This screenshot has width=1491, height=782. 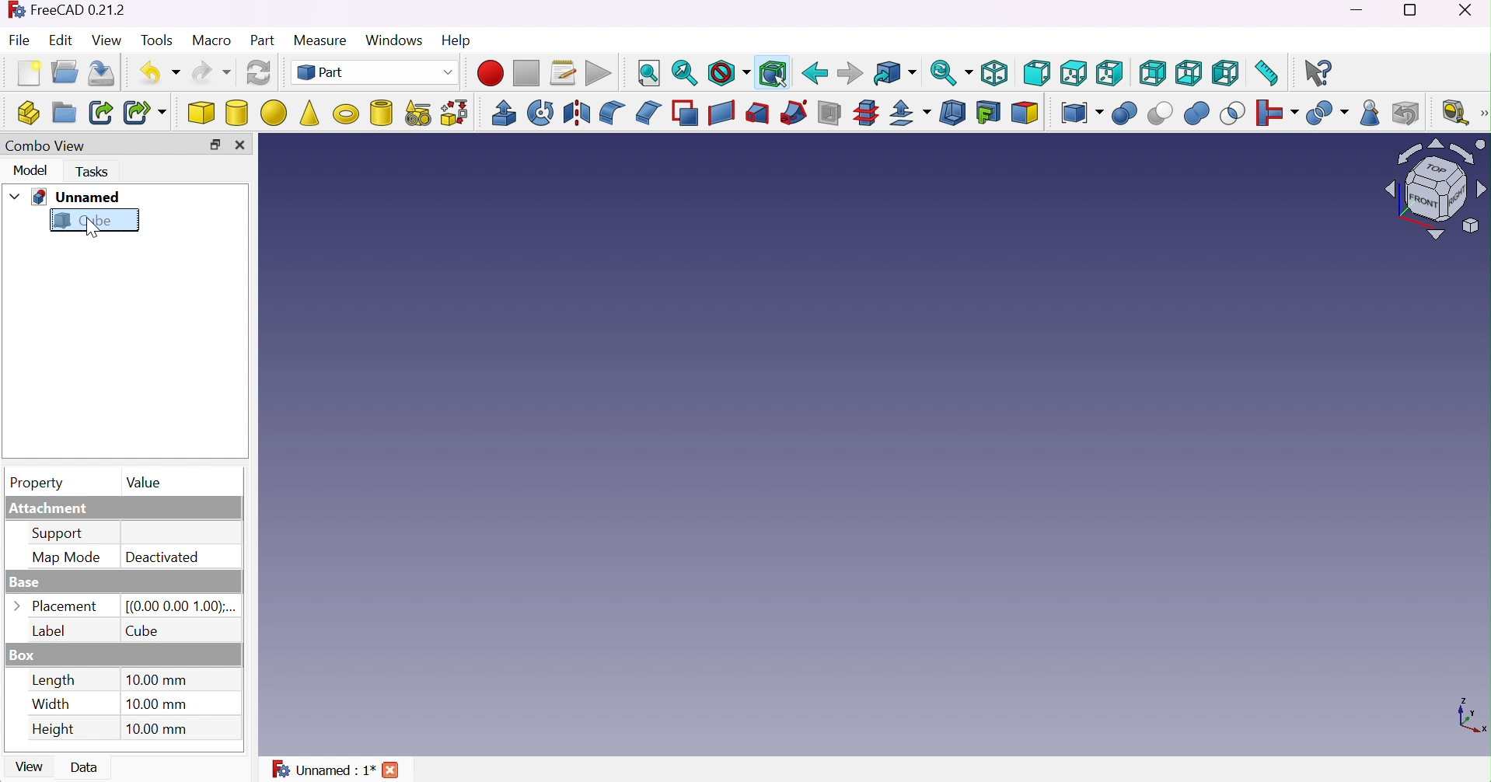 What do you see at coordinates (1161, 114) in the screenshot?
I see `Cut` at bounding box center [1161, 114].